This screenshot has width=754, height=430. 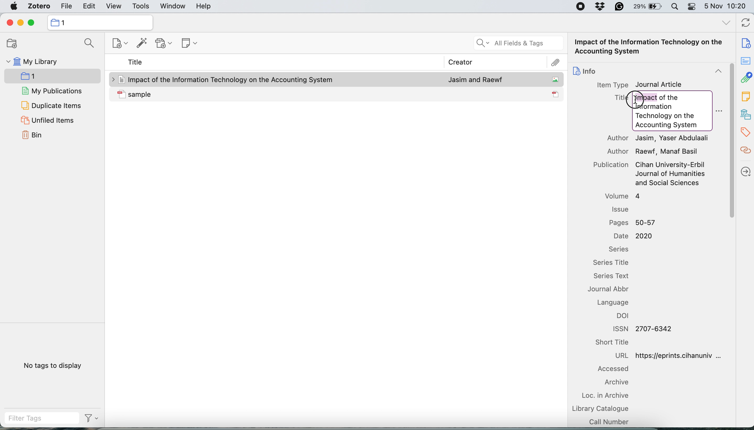 I want to click on screen recorder, so click(x=582, y=6).